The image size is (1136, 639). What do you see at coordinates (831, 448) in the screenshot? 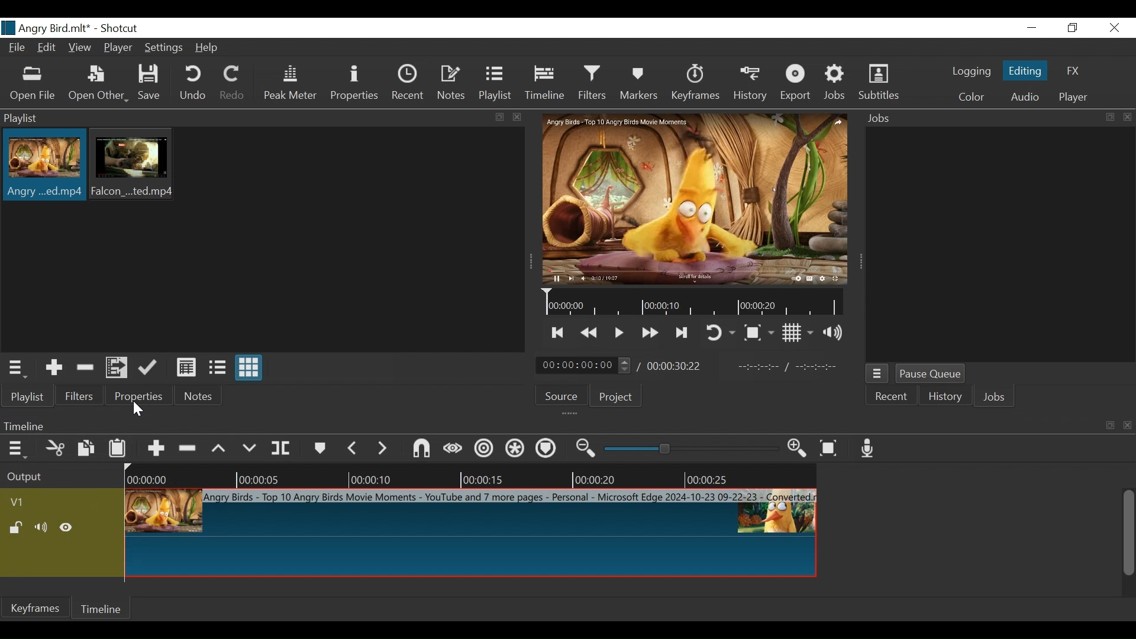
I see `Zoom timeline to fit` at bounding box center [831, 448].